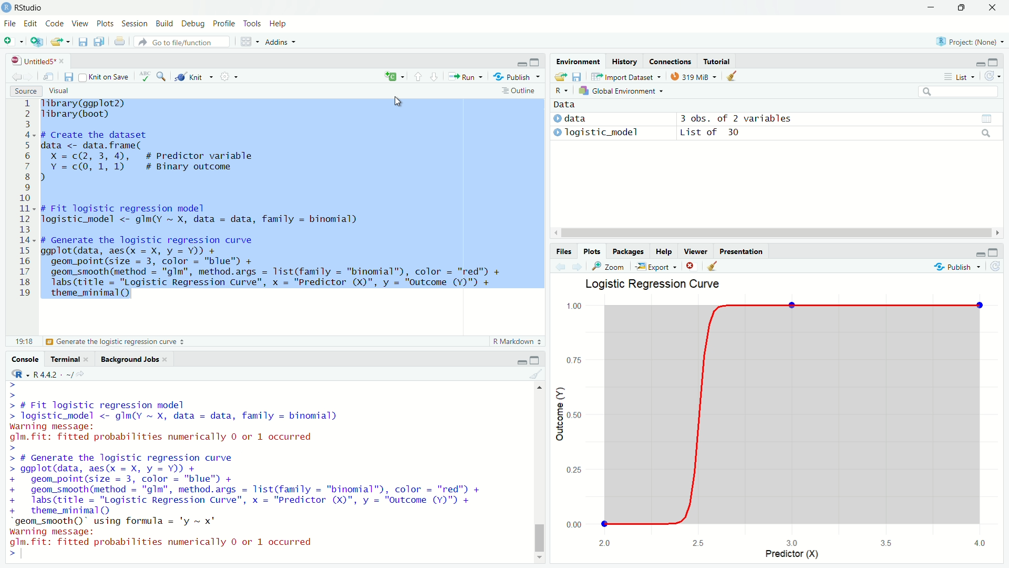 The height and width of the screenshot is (568, 1009). What do you see at coordinates (603, 132) in the screenshot?
I see `logistic_model` at bounding box center [603, 132].